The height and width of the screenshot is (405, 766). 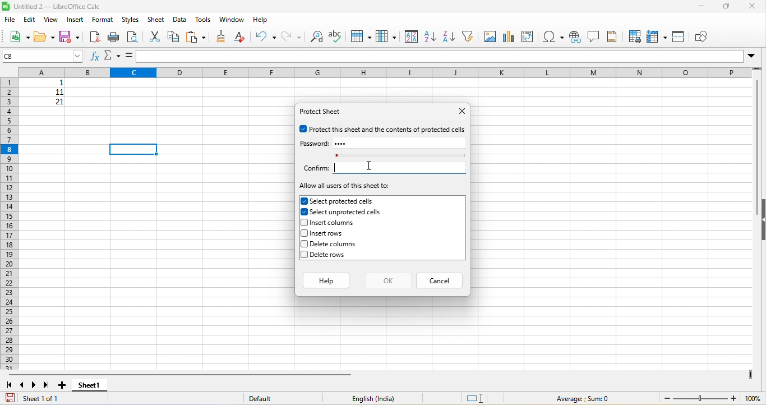 I want to click on insert columns, so click(x=341, y=222).